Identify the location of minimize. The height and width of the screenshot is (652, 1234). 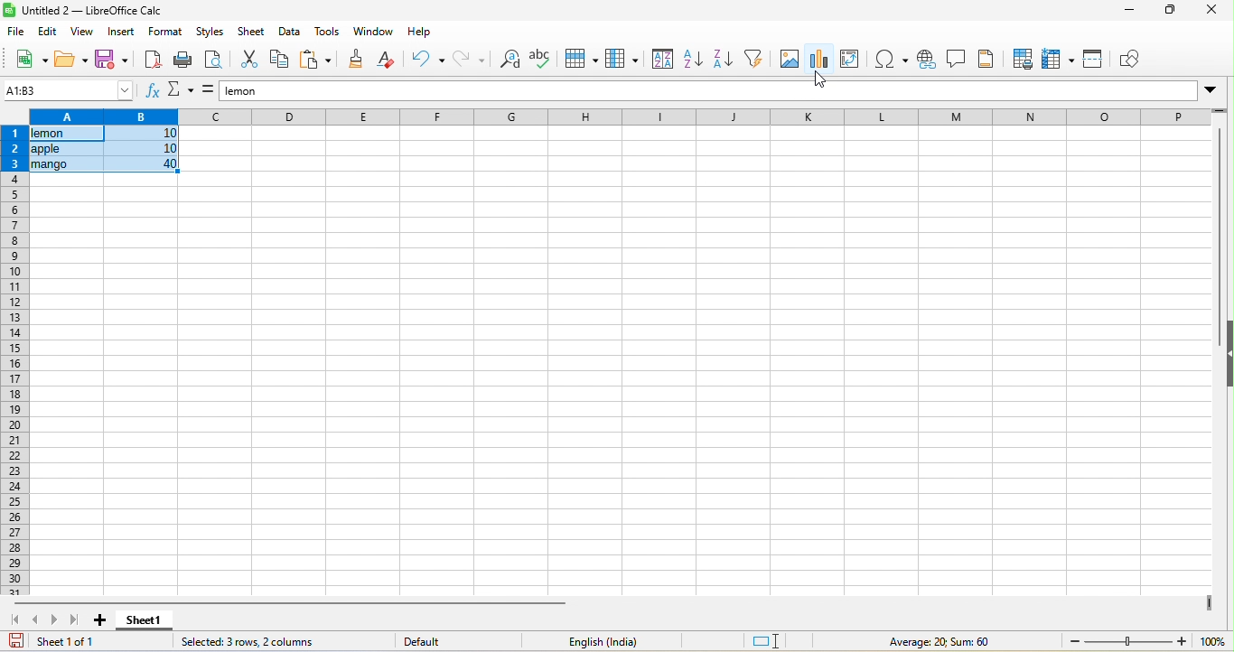
(1126, 11).